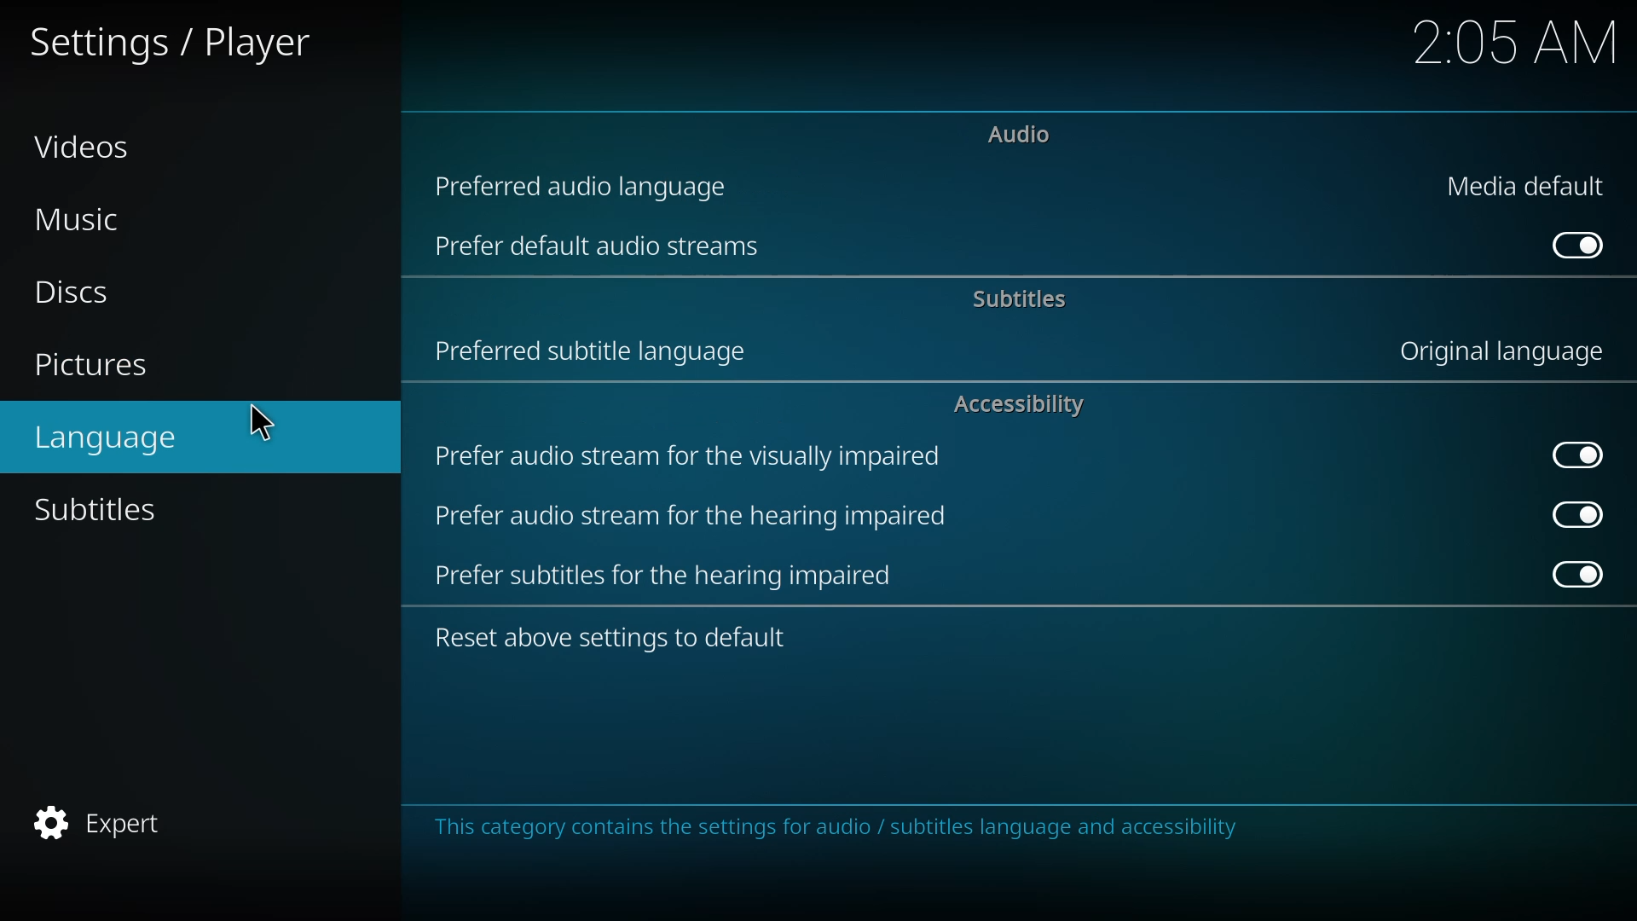 The width and height of the screenshot is (1637, 921). I want to click on language, so click(113, 436).